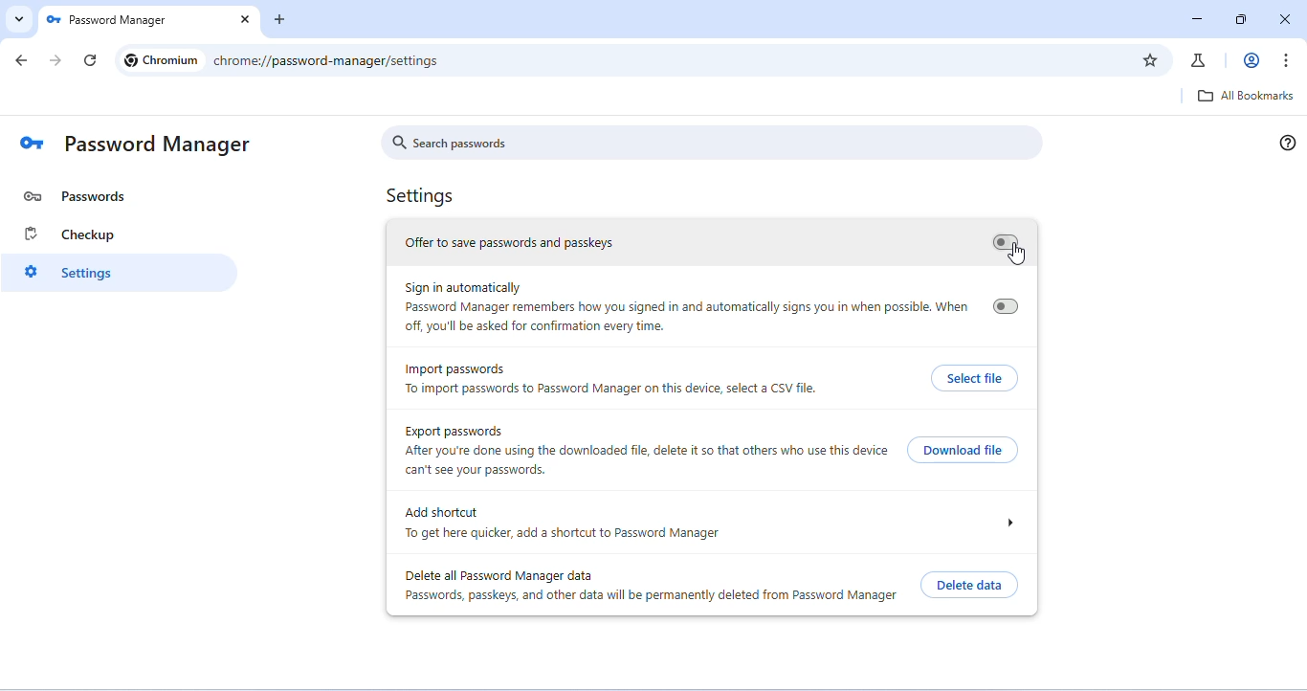 The image size is (1307, 691). What do you see at coordinates (614, 390) in the screenshot?
I see `To import passwords to Password Manager on this device, select a CSV file.` at bounding box center [614, 390].